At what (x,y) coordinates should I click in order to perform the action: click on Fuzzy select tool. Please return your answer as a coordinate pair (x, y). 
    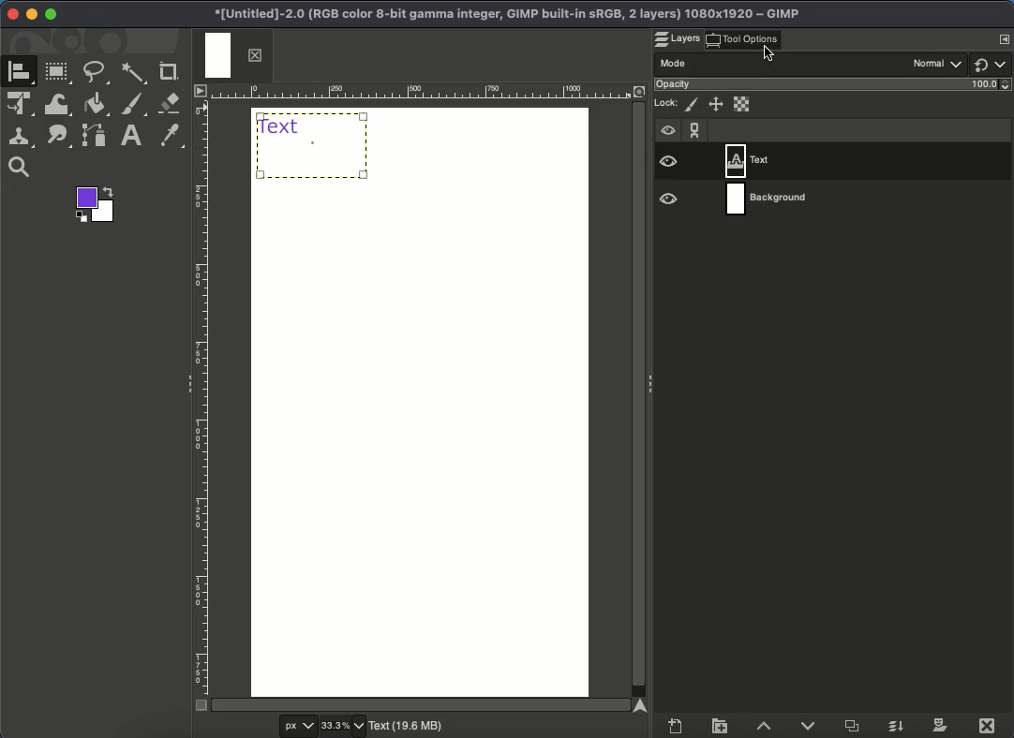
    Looking at the image, I should click on (136, 72).